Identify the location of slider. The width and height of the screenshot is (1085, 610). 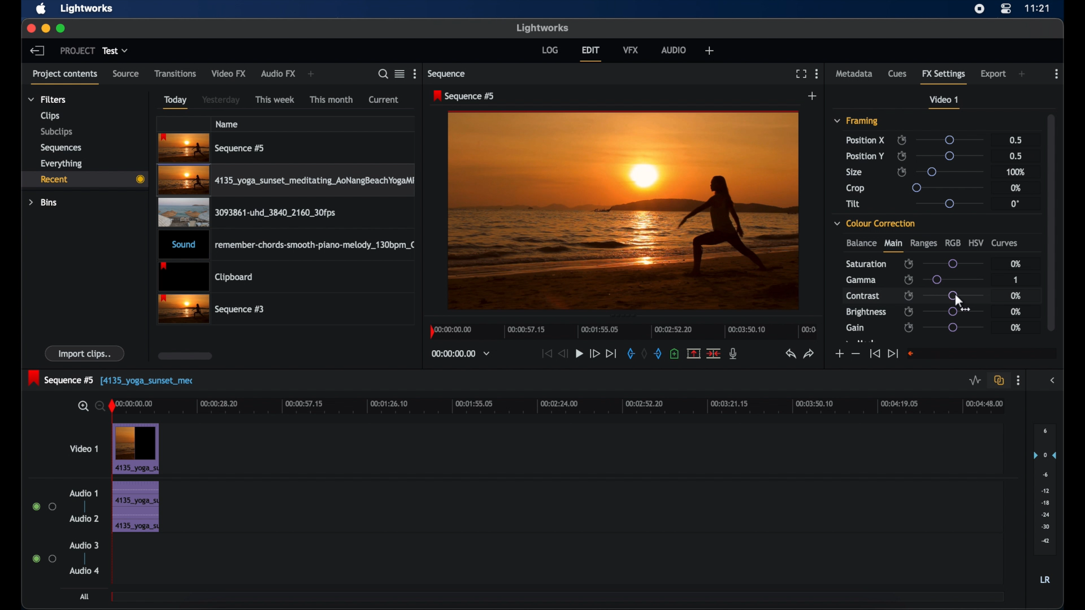
(949, 140).